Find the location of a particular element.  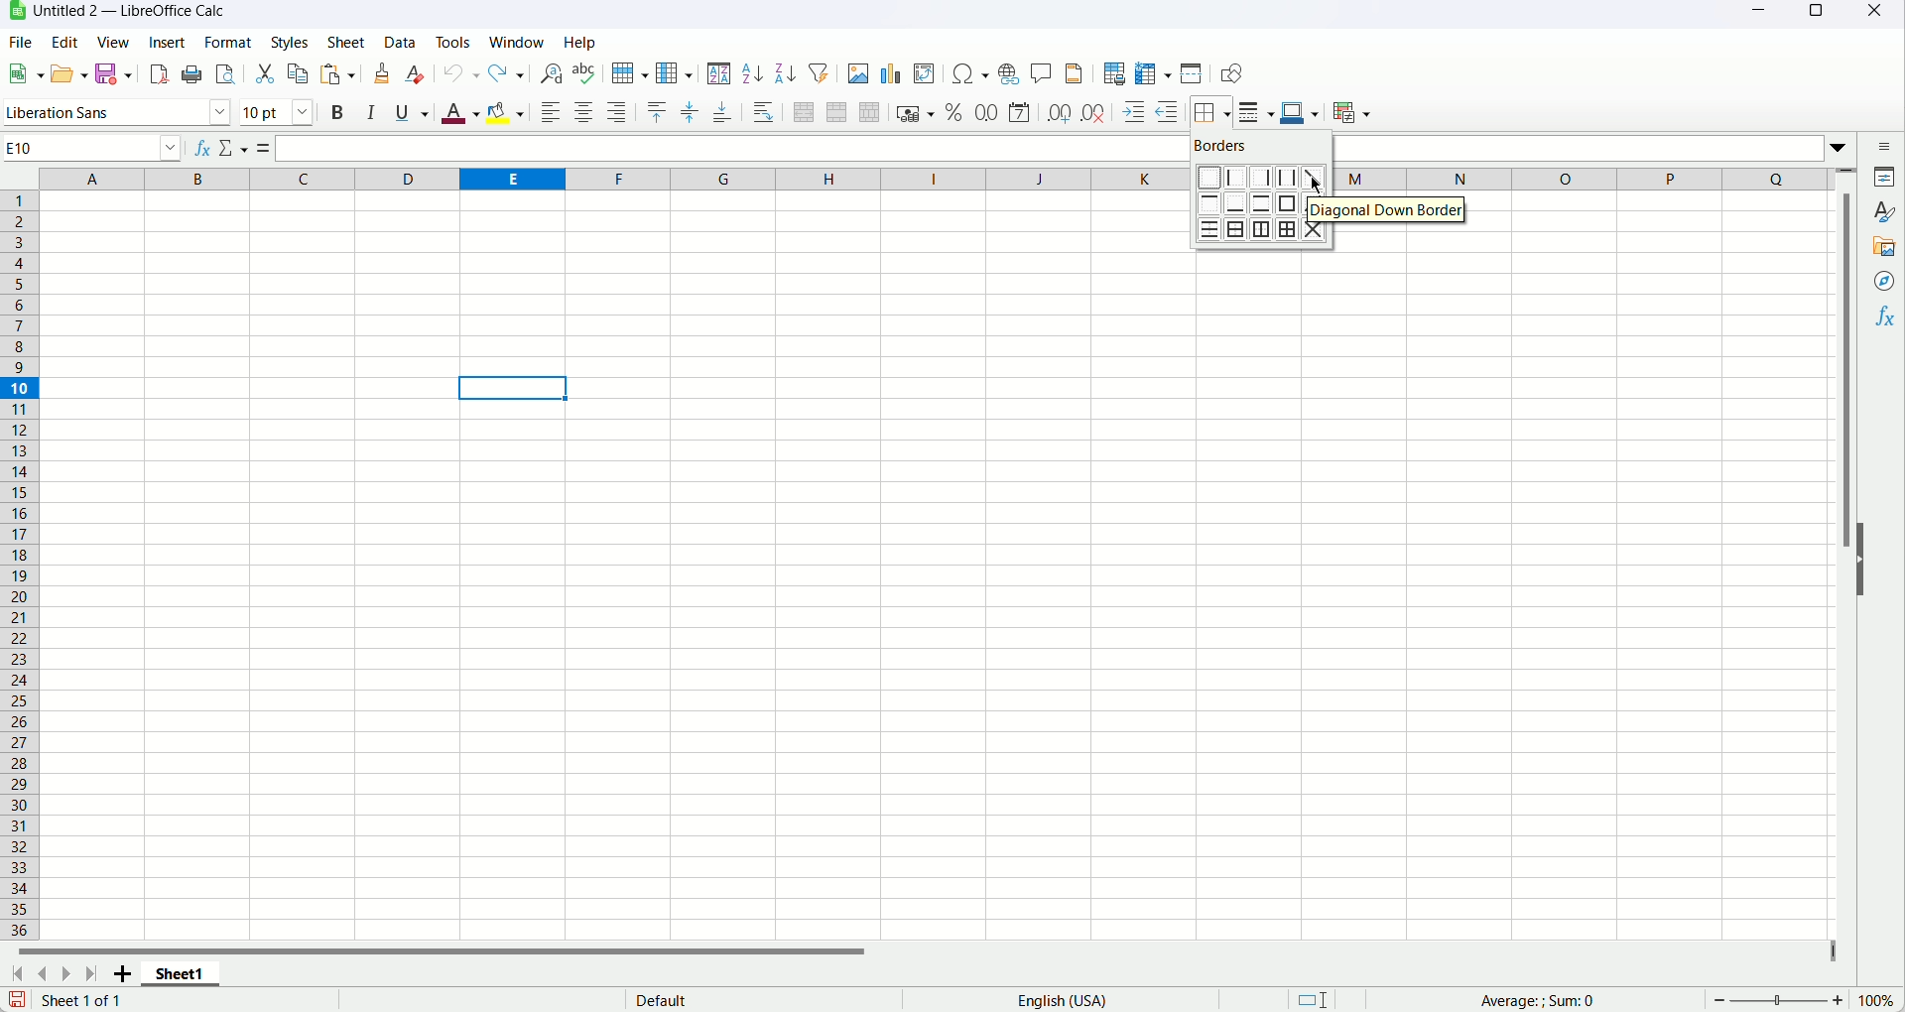

Sidebar settings is located at coordinates (1883, 145).